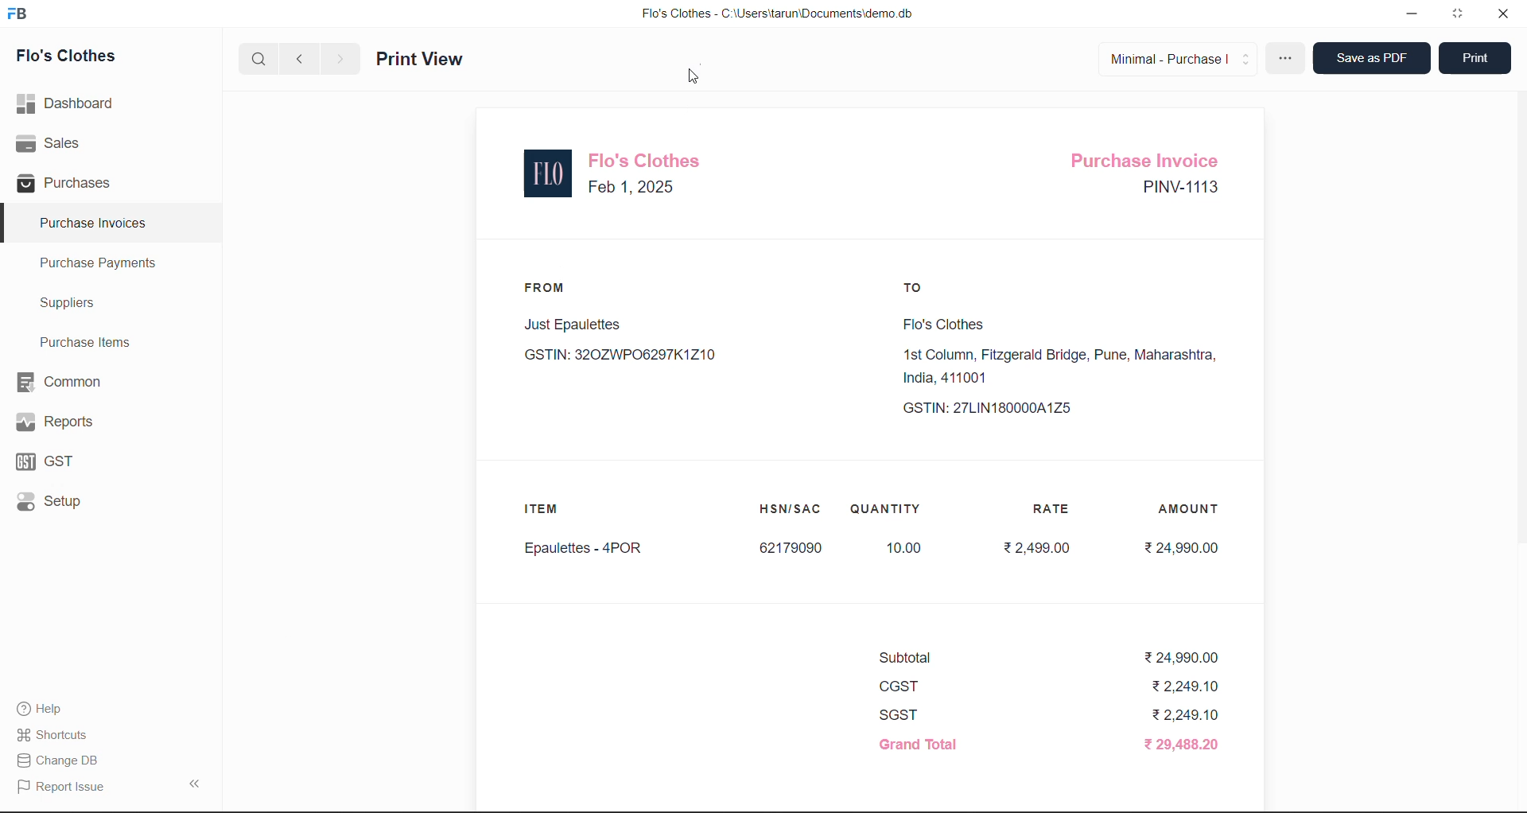 This screenshot has width=1527, height=813. Describe the element at coordinates (70, 103) in the screenshot. I see `Dashboard` at that location.